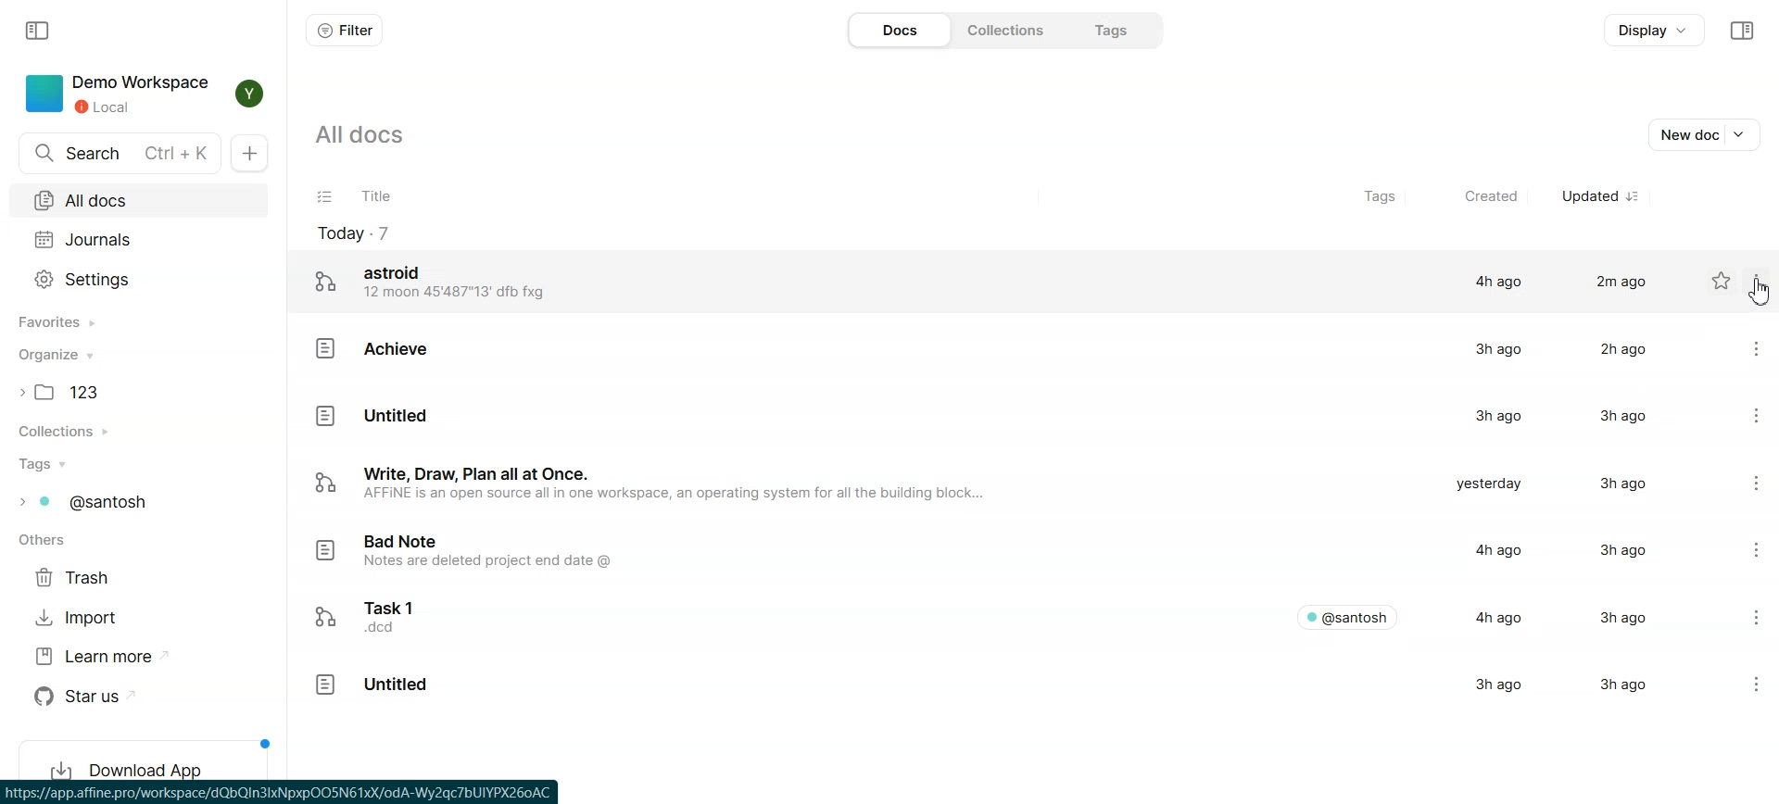  Describe the element at coordinates (1742, 677) in the screenshot. I see `Settings` at that location.